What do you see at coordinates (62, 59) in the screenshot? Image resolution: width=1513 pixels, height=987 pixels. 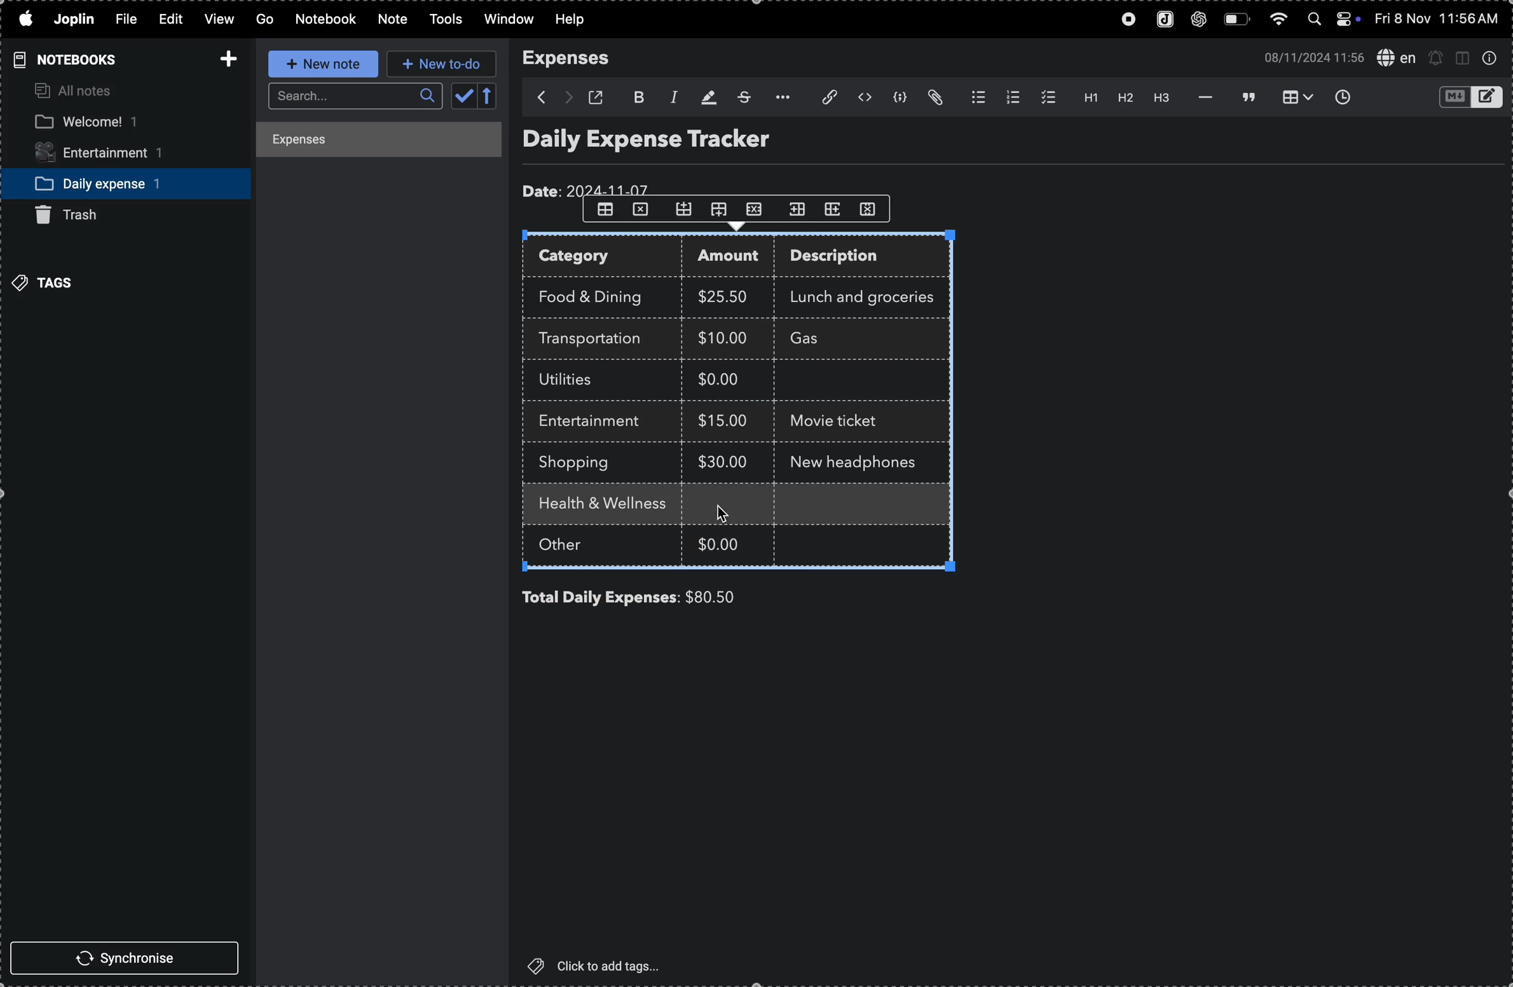 I see `notebooks` at bounding box center [62, 59].